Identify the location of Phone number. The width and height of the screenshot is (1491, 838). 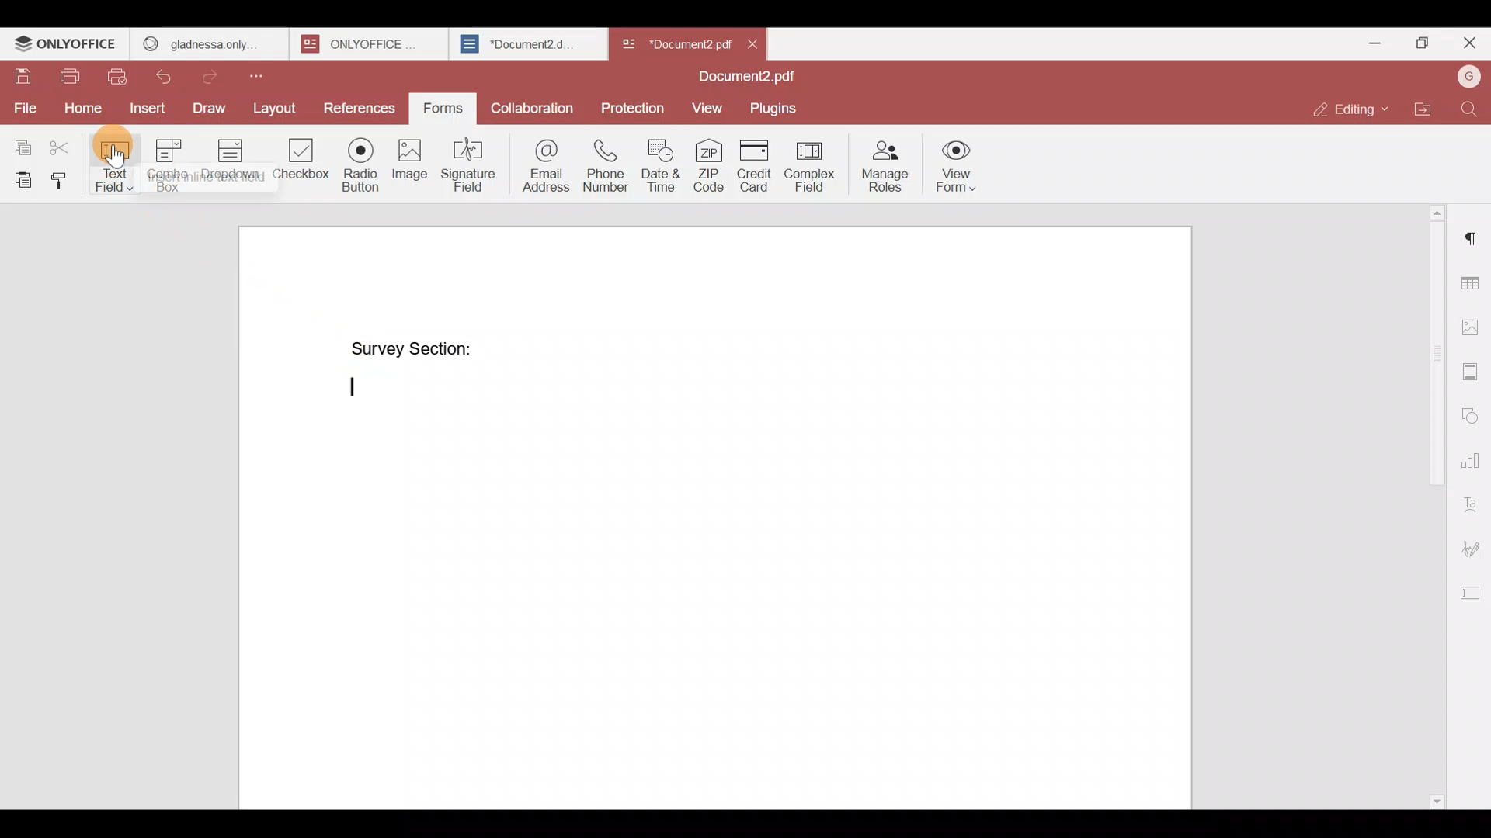
(607, 164).